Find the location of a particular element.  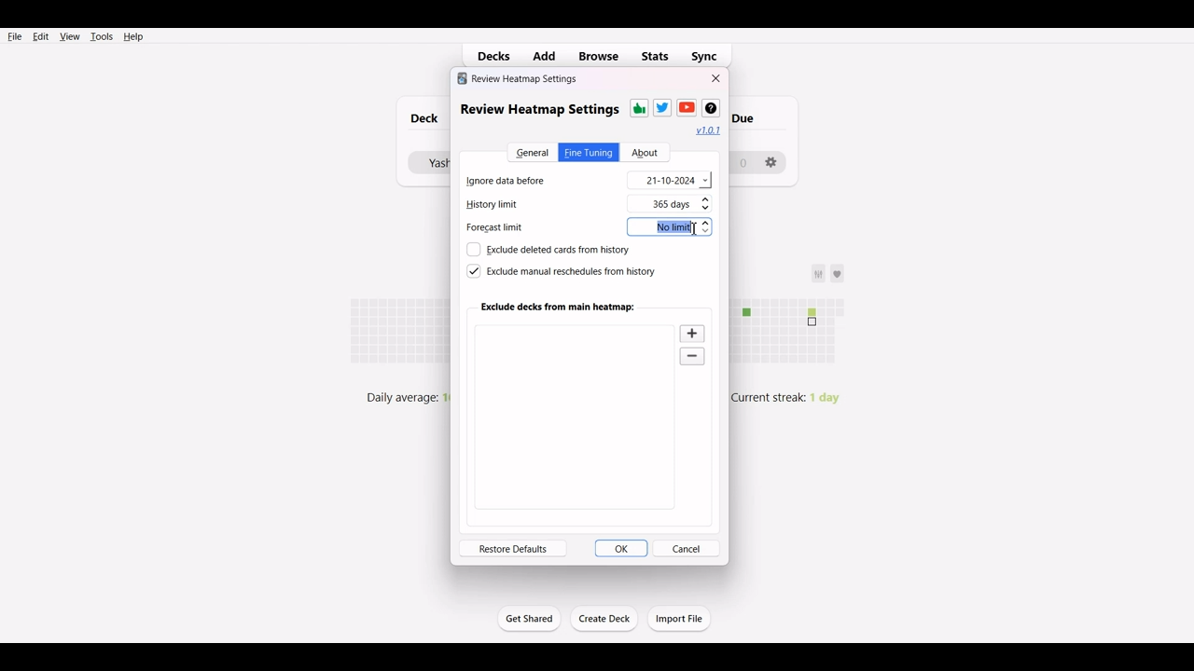

Decks is located at coordinates (490, 56).